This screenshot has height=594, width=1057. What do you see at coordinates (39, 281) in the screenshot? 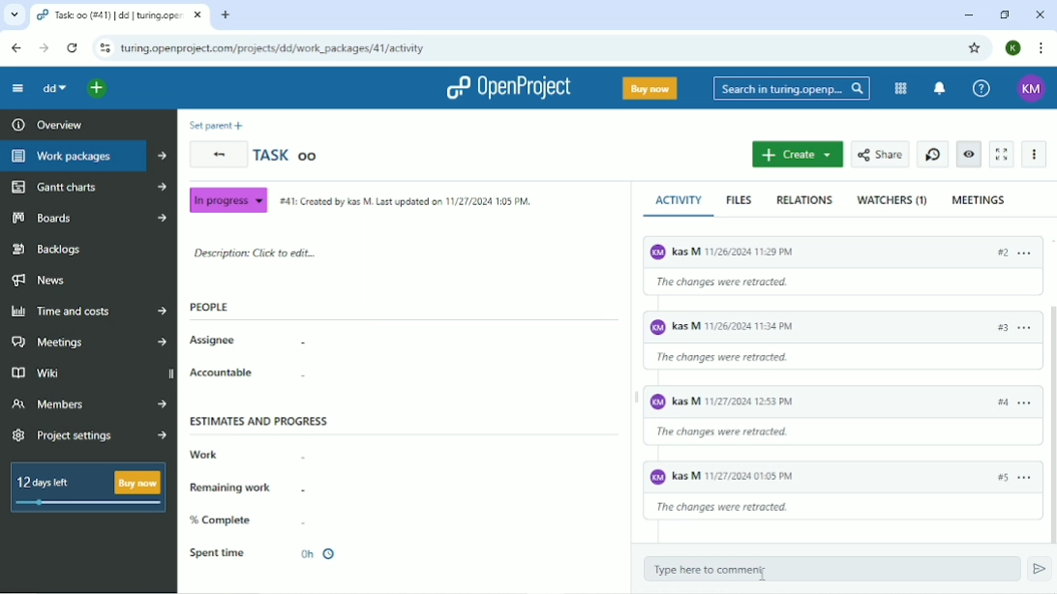
I see `News` at bounding box center [39, 281].